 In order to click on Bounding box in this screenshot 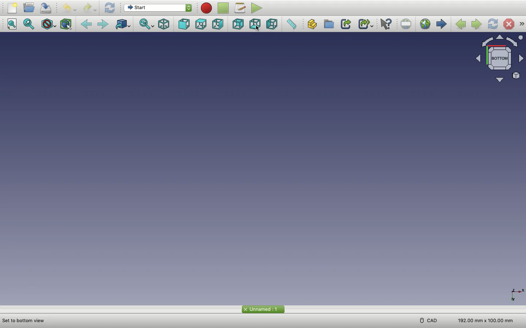, I will do `click(68, 23)`.